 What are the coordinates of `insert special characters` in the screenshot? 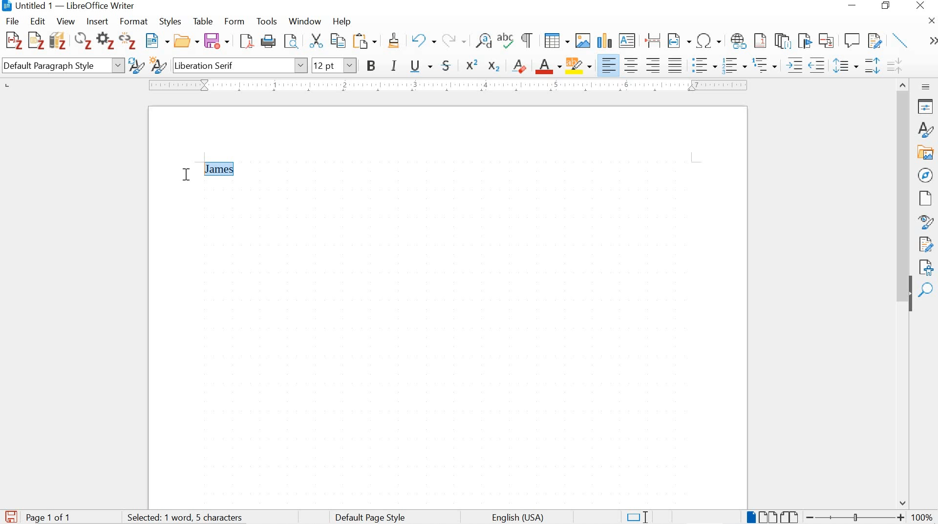 It's located at (709, 41).